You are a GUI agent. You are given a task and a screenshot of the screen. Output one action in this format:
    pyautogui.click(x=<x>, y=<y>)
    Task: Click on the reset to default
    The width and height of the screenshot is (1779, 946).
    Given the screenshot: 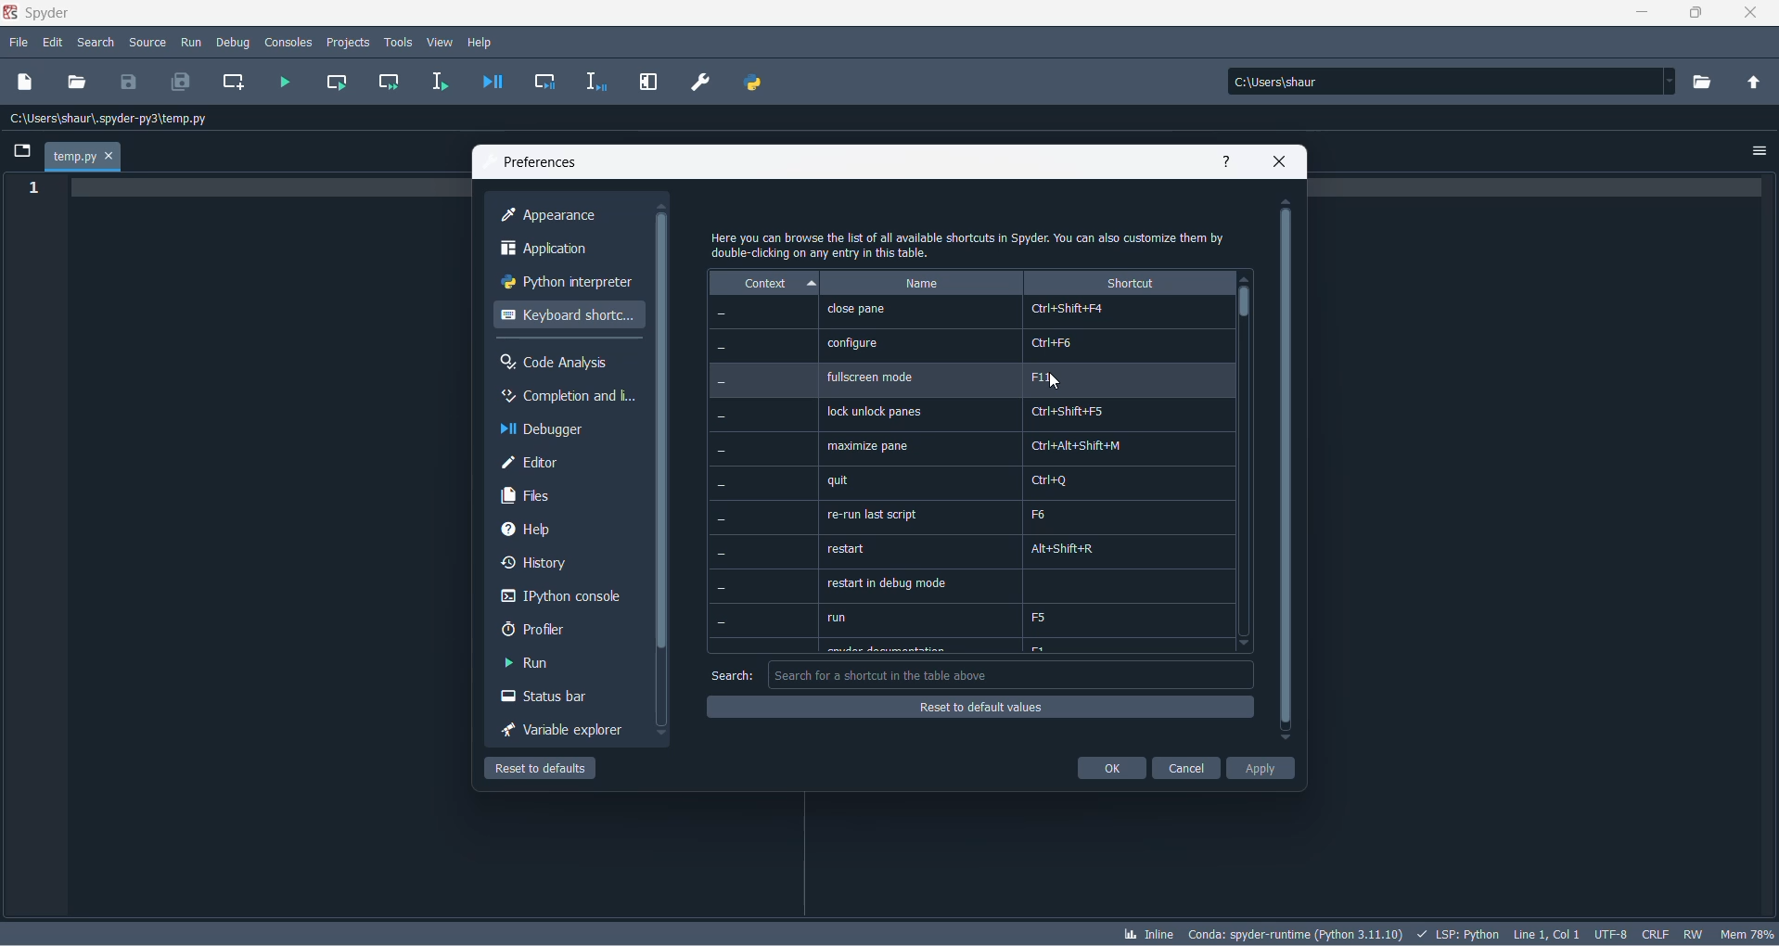 What is the action you would take?
    pyautogui.click(x=546, y=771)
    